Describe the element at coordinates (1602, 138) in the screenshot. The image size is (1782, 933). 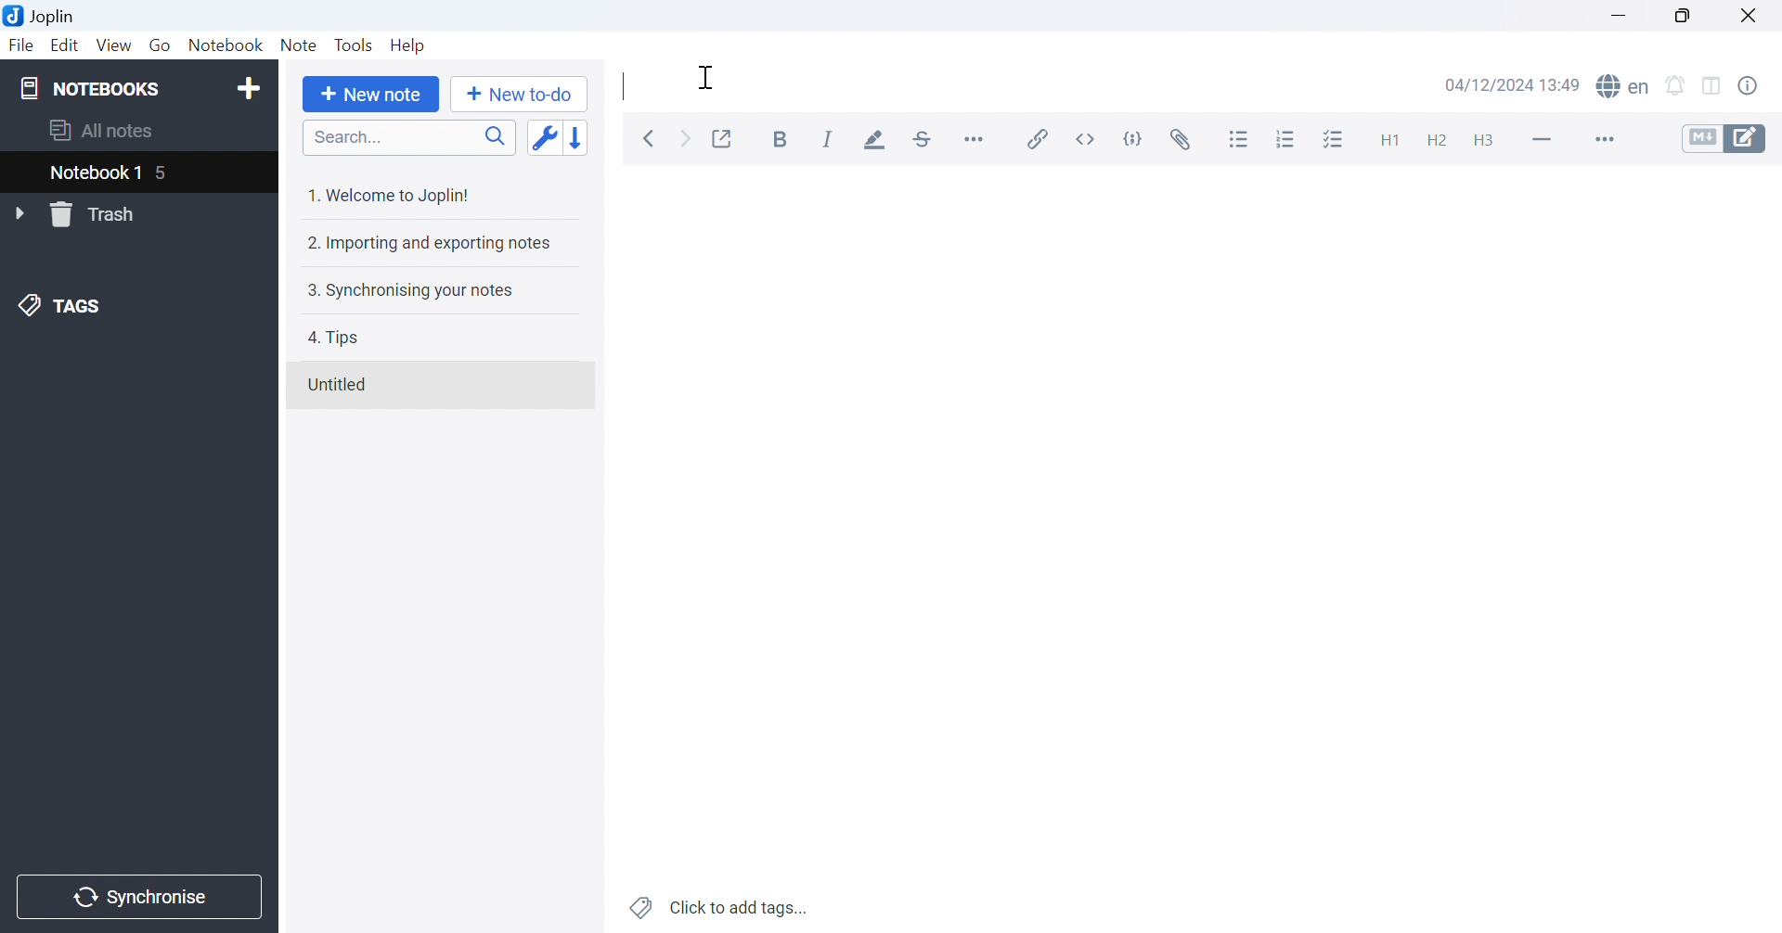
I see `More` at that location.